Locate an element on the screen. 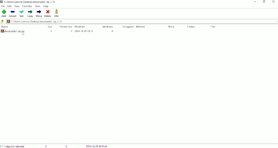 This screenshot has width=278, height=148. 1/1 object(s) selected is located at coordinates (13, 146).